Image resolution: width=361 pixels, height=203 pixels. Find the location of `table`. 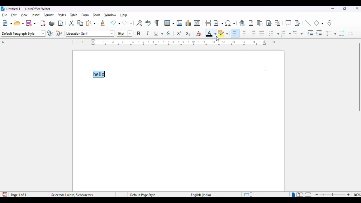

table is located at coordinates (74, 15).